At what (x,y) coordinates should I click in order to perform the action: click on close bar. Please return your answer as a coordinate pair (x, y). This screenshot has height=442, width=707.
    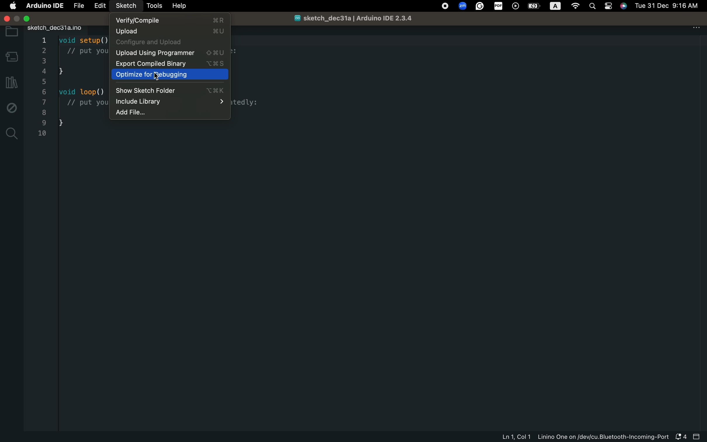
    Looking at the image, I should click on (698, 436).